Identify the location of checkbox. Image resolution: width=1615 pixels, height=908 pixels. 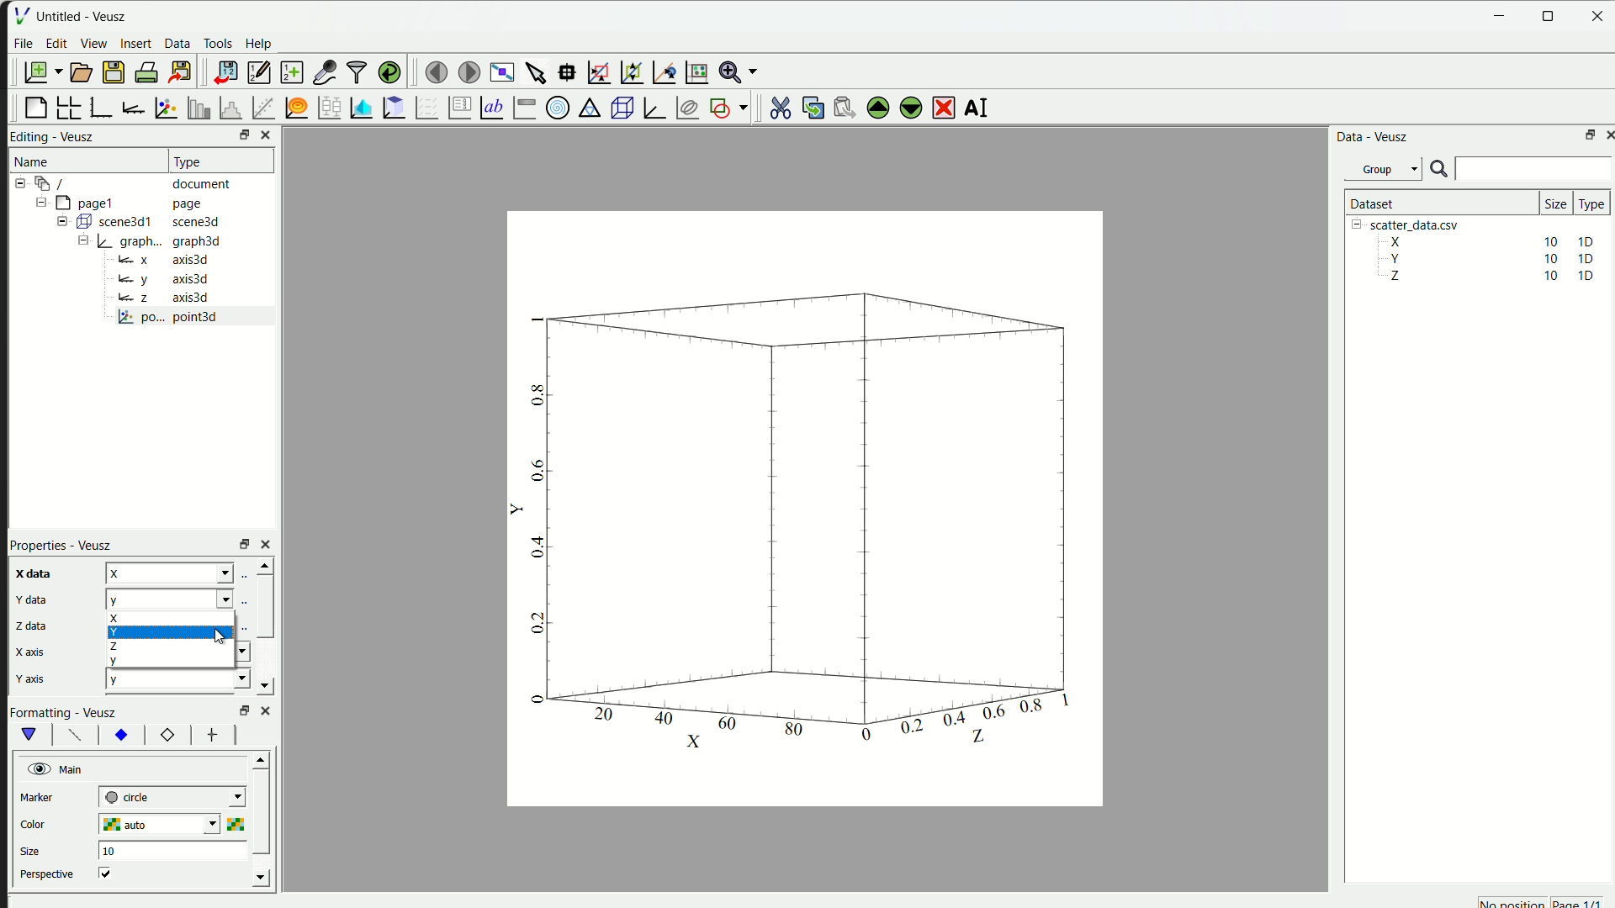
(109, 873).